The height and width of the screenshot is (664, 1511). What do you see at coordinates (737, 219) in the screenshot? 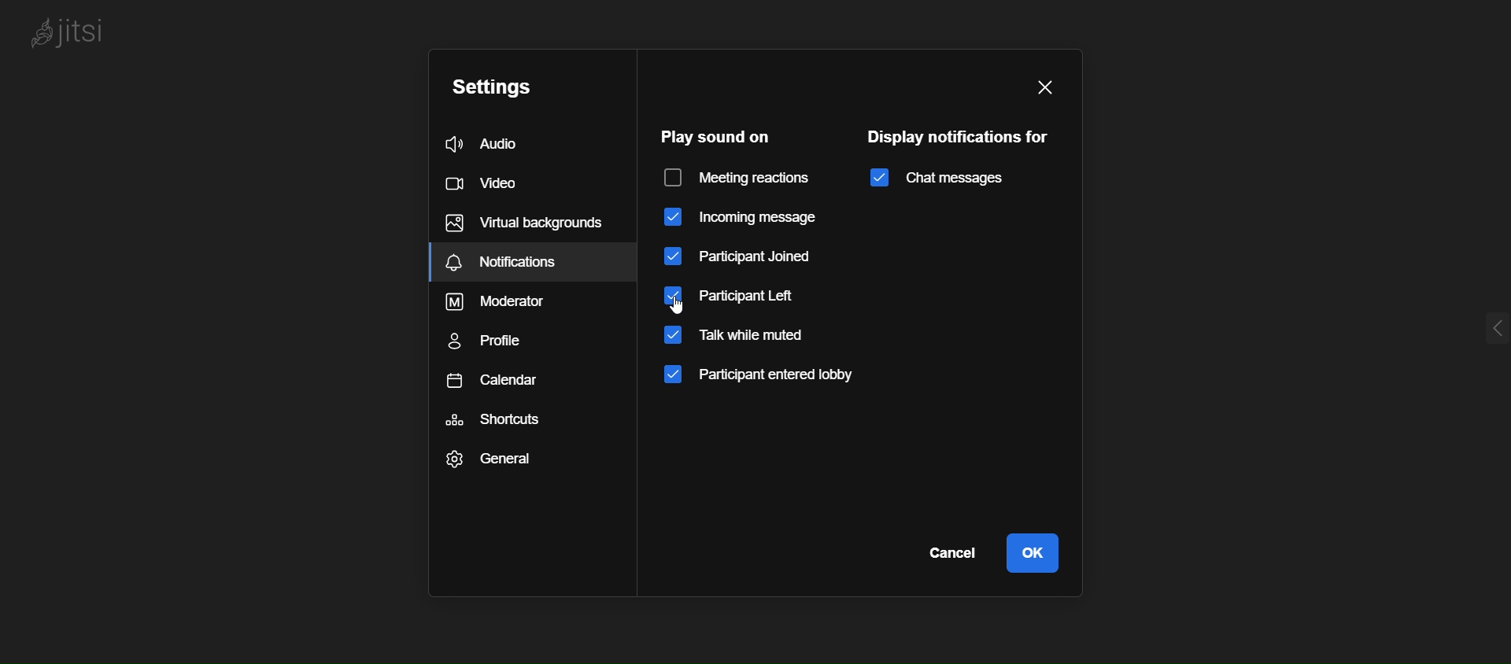
I see `incoming message` at bounding box center [737, 219].